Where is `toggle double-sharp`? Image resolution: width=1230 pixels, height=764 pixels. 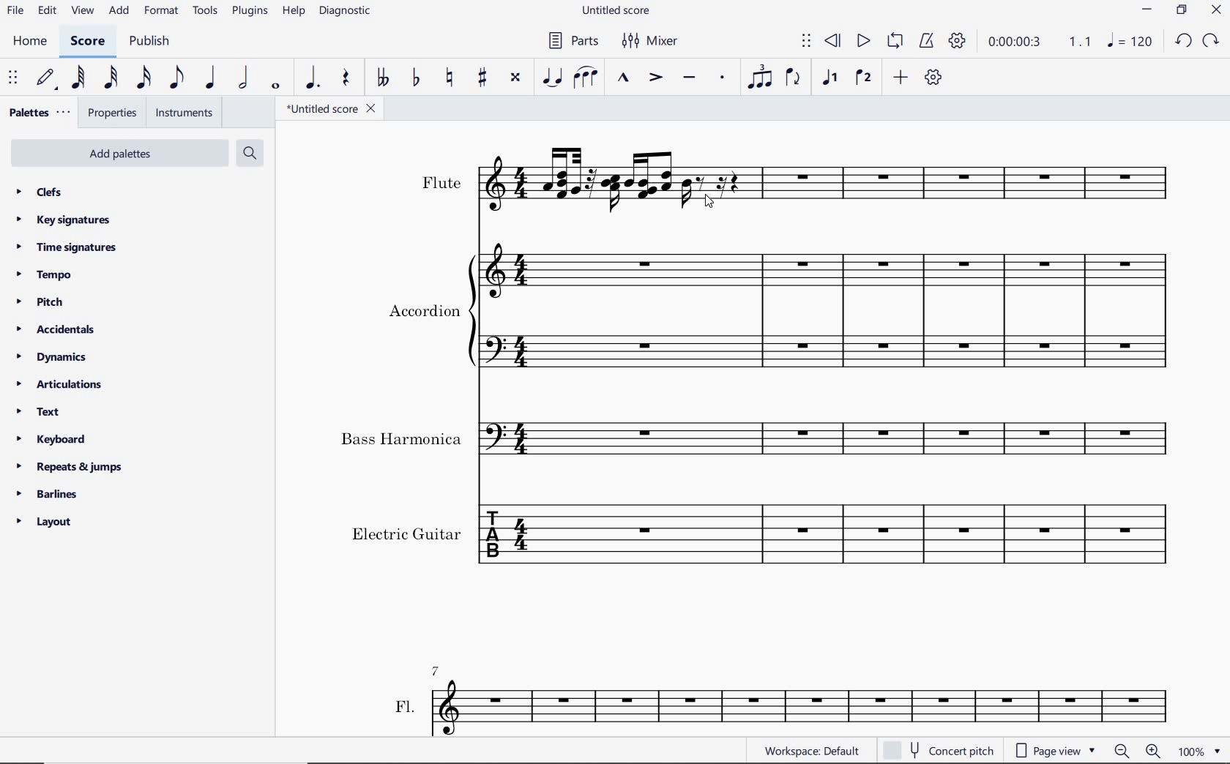 toggle double-sharp is located at coordinates (515, 78).